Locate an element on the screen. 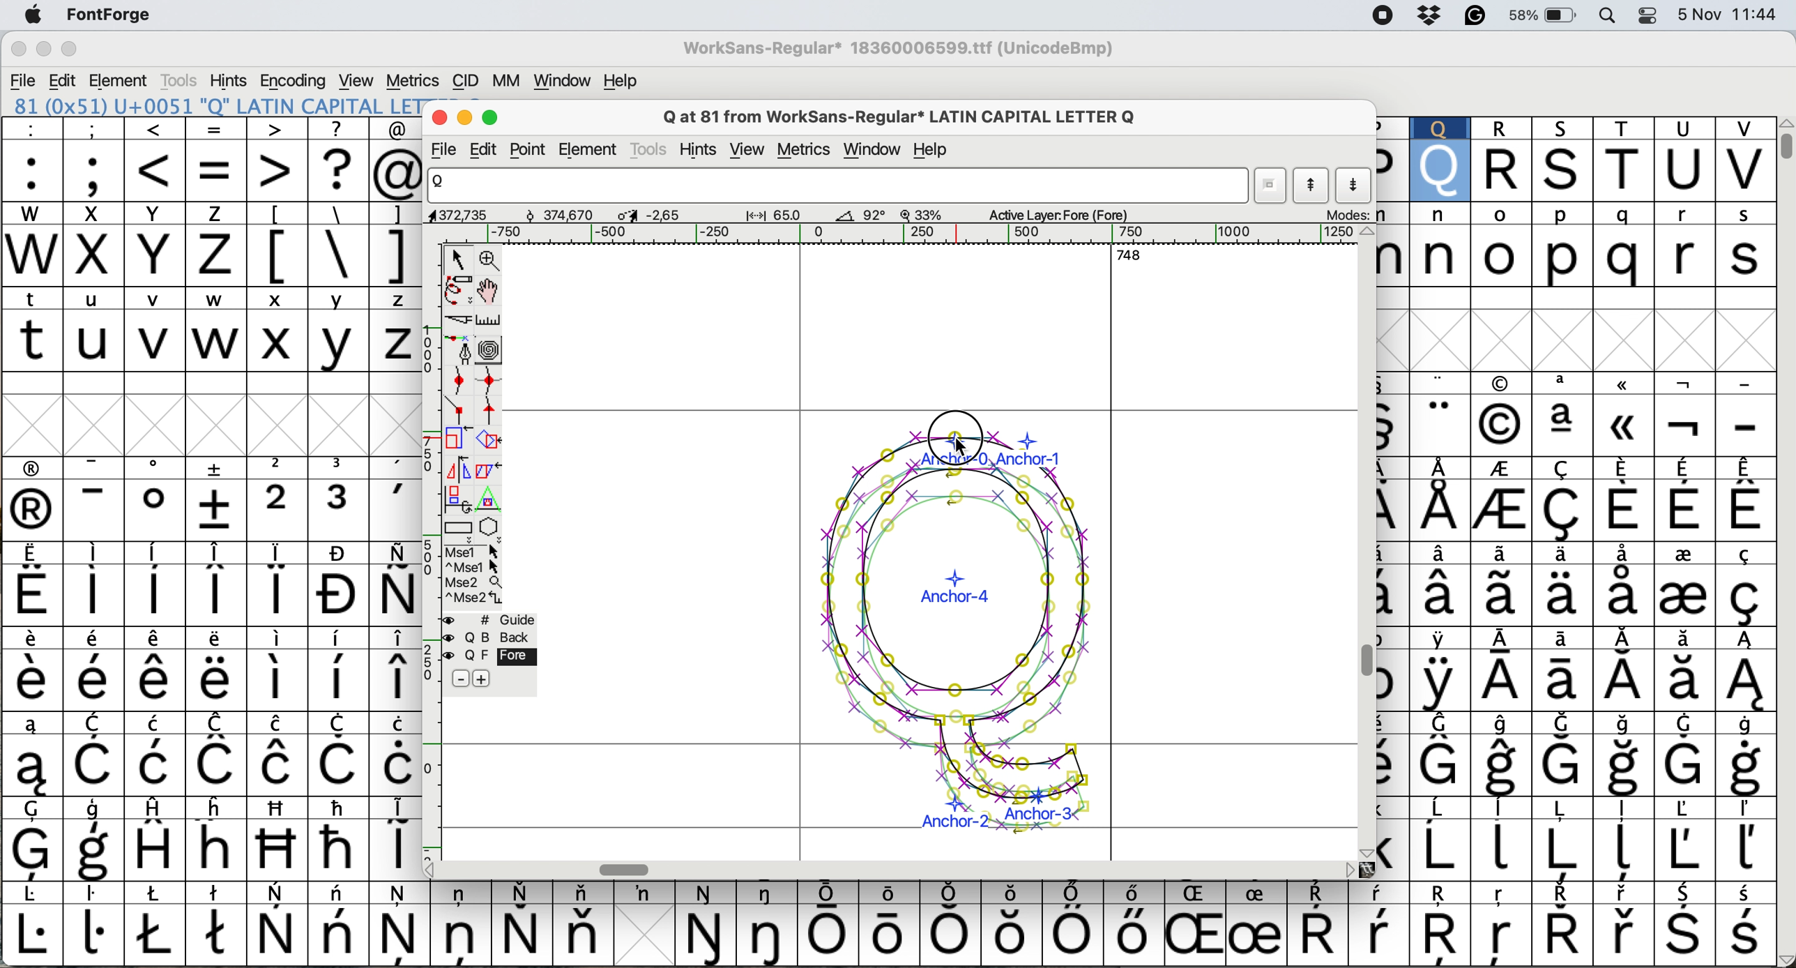  zoom in is located at coordinates (490, 262).